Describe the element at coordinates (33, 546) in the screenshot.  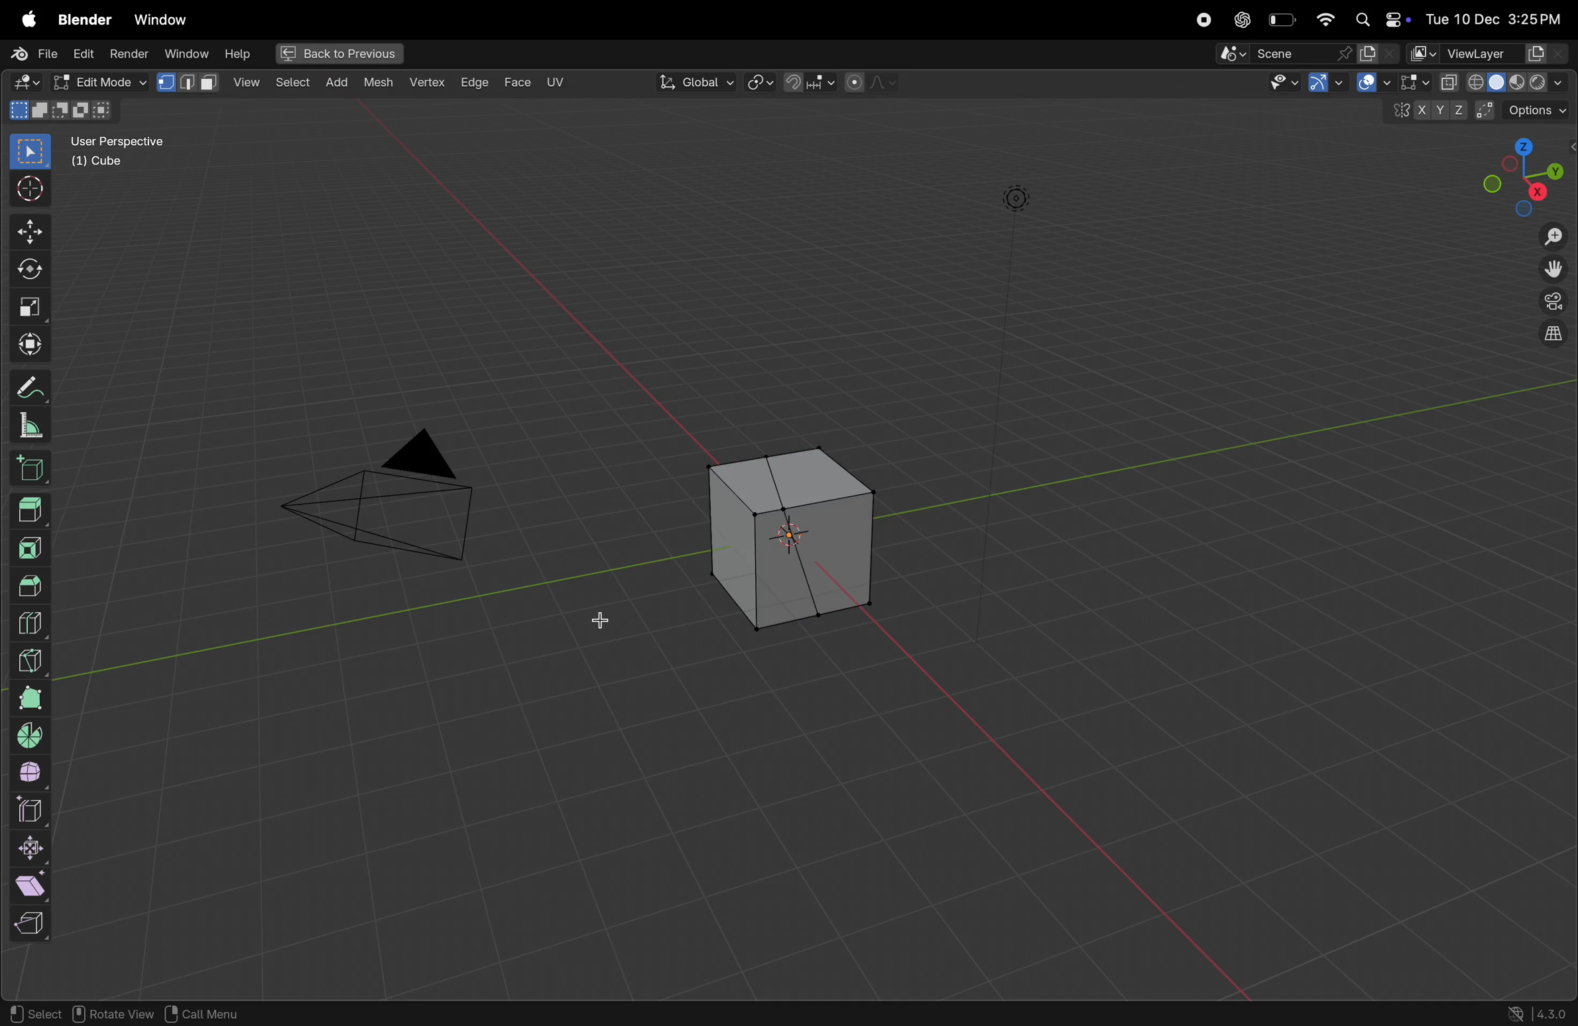
I see `insert faces` at that location.